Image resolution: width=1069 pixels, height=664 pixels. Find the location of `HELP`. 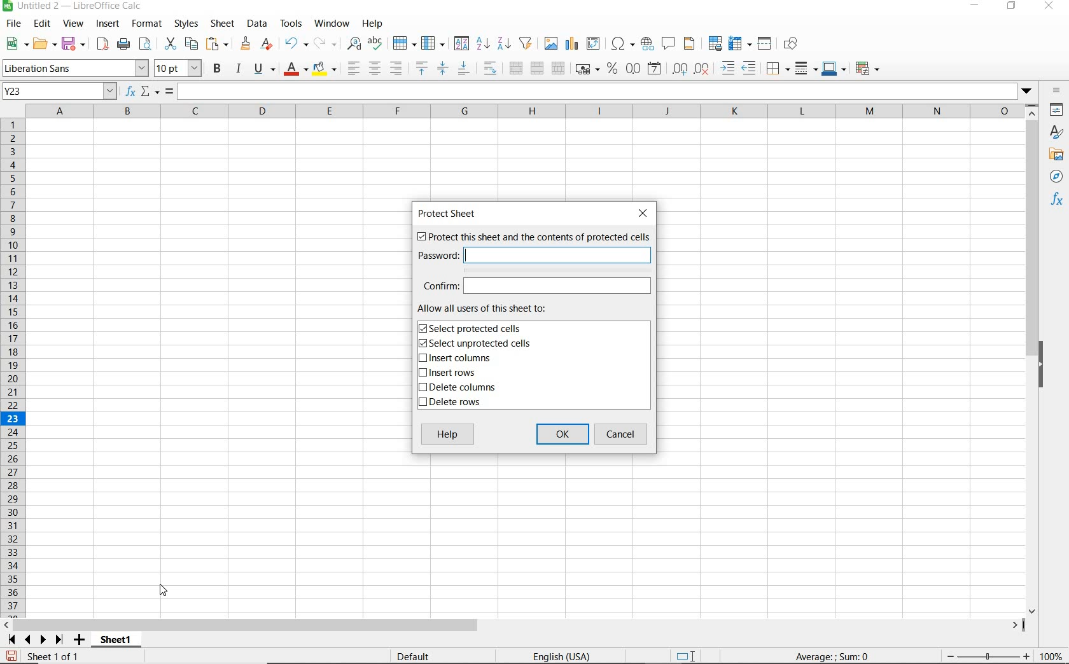

HELP is located at coordinates (375, 24).